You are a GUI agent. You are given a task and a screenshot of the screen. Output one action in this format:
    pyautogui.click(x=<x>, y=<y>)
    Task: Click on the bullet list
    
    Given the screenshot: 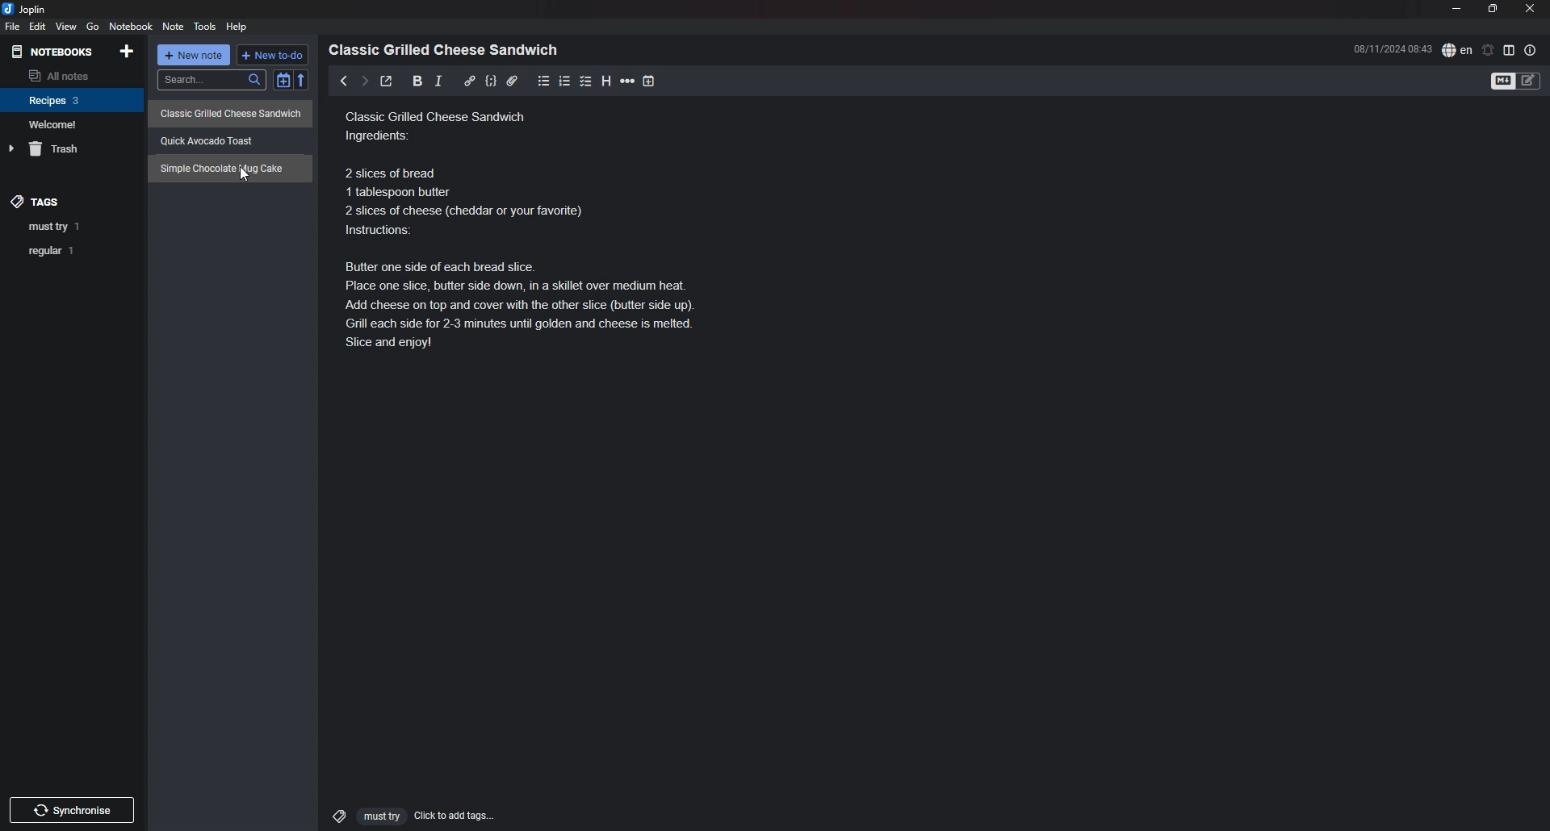 What is the action you would take?
    pyautogui.click(x=544, y=81)
    